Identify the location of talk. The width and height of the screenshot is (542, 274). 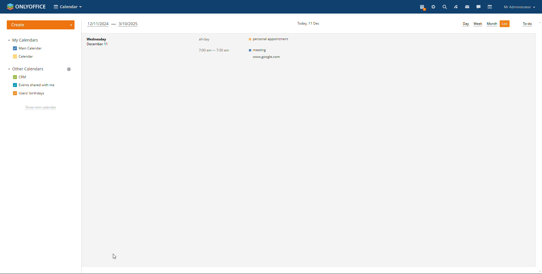
(478, 7).